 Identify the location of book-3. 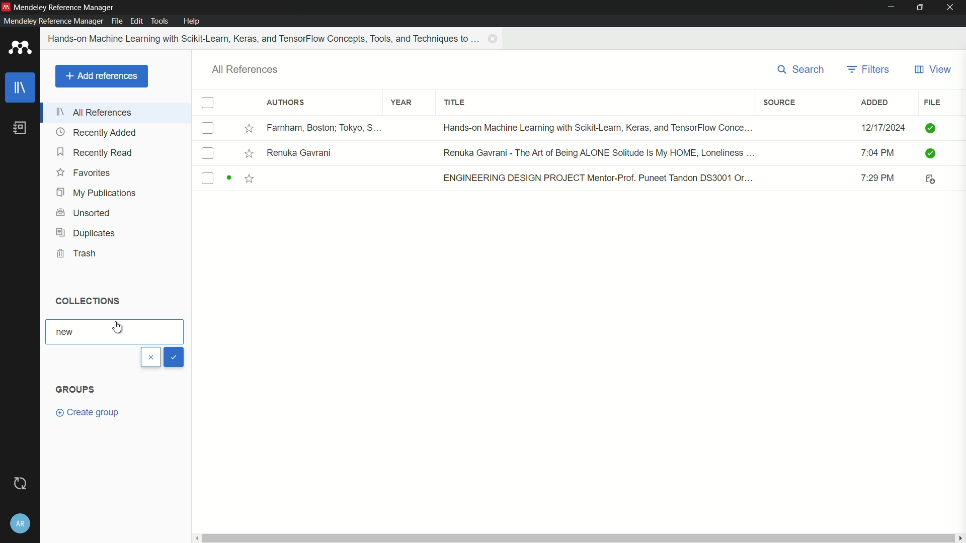
(574, 179).